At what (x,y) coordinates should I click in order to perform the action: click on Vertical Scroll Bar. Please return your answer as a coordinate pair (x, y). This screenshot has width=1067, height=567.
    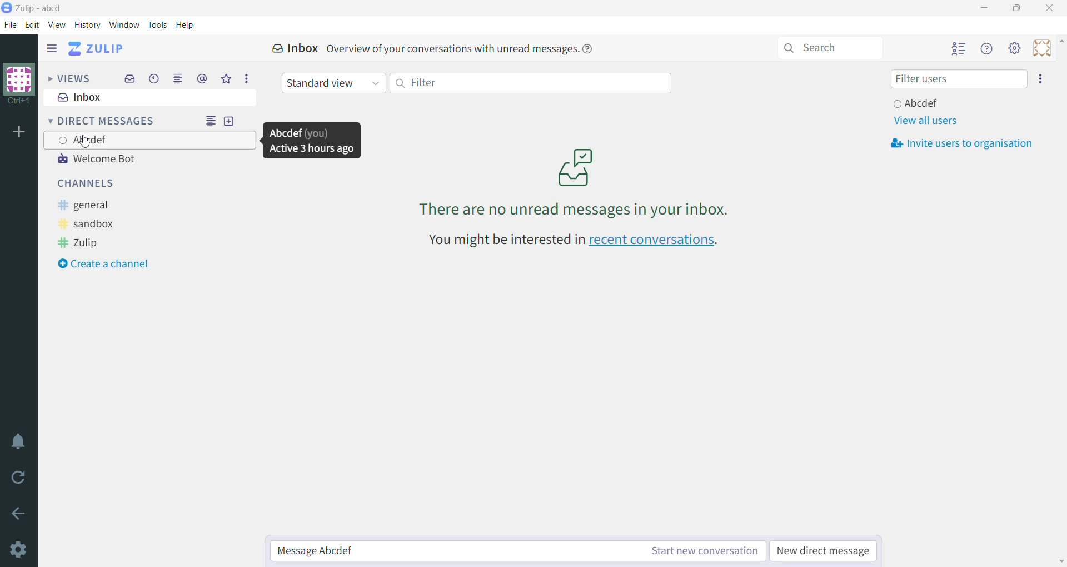
    Looking at the image, I should click on (1060, 301).